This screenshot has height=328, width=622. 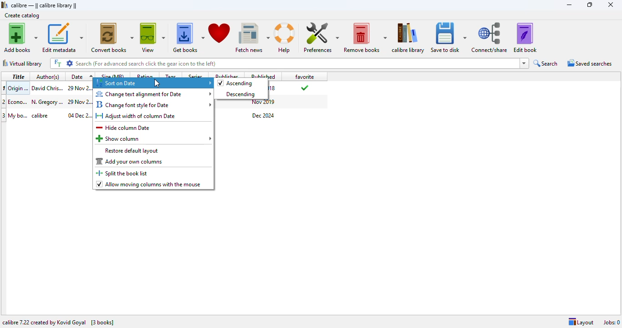 What do you see at coordinates (524, 63) in the screenshot?
I see `dropdown` at bounding box center [524, 63].